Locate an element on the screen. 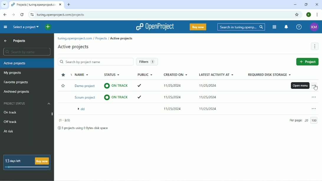 The image size is (322, 181). Created on is located at coordinates (176, 75).